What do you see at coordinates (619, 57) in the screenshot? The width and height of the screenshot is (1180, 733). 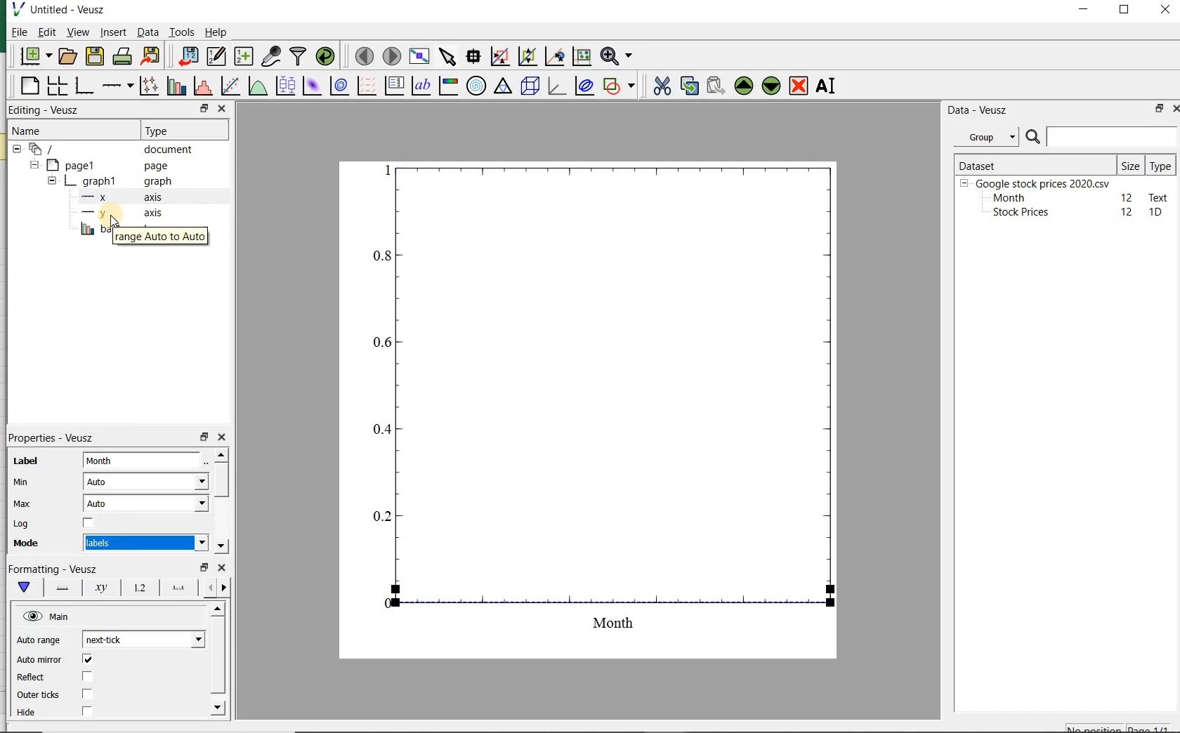 I see `zoom function menus` at bounding box center [619, 57].